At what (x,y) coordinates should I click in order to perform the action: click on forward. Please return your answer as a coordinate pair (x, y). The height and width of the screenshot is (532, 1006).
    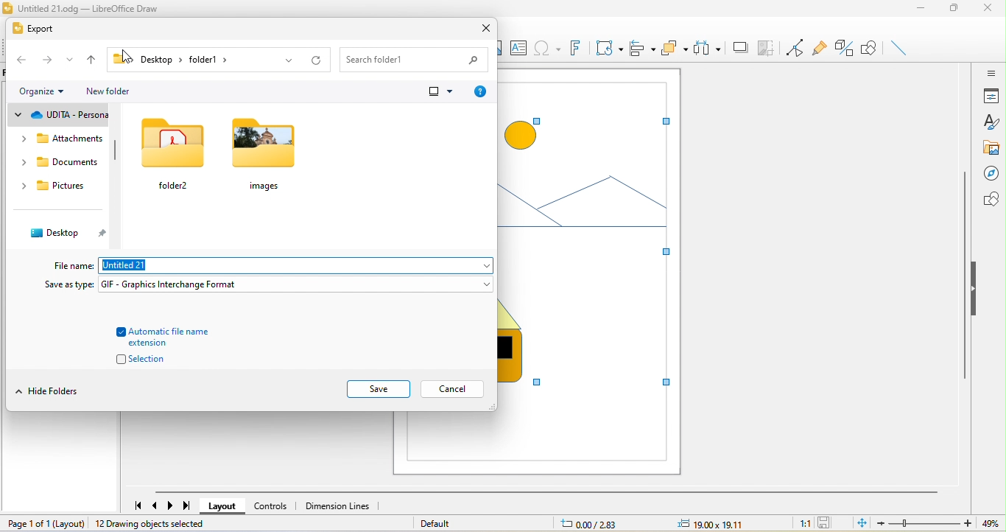
    Looking at the image, I should click on (49, 61).